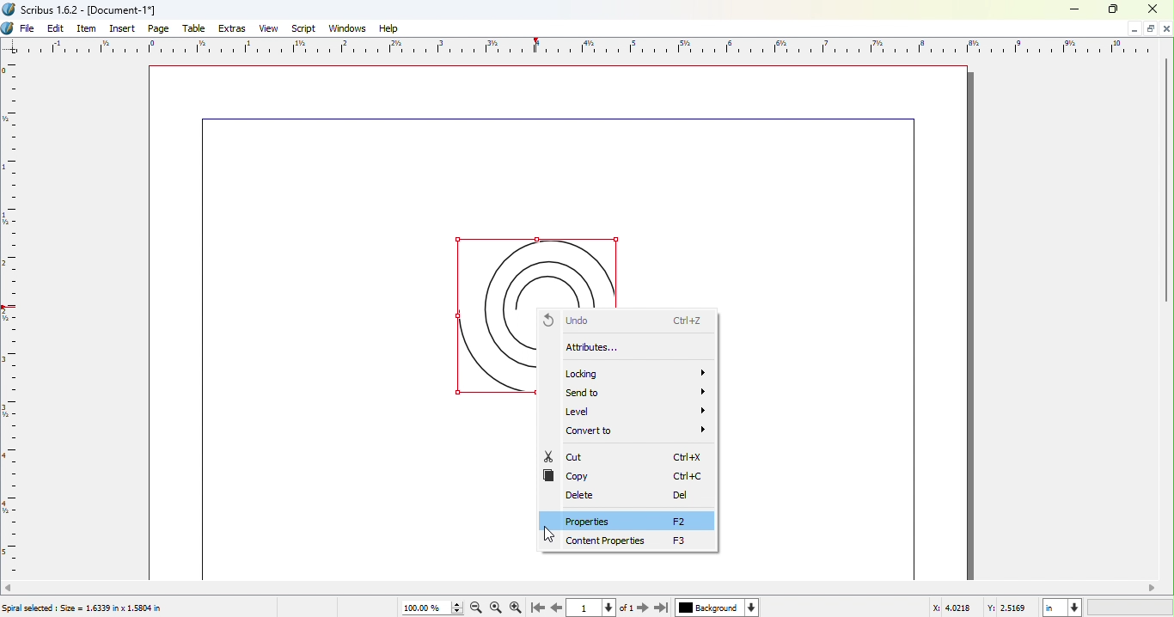  I want to click on File, so click(28, 27).